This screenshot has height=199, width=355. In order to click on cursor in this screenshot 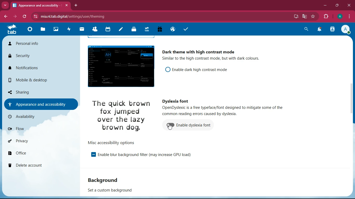, I will do `click(171, 127)`.